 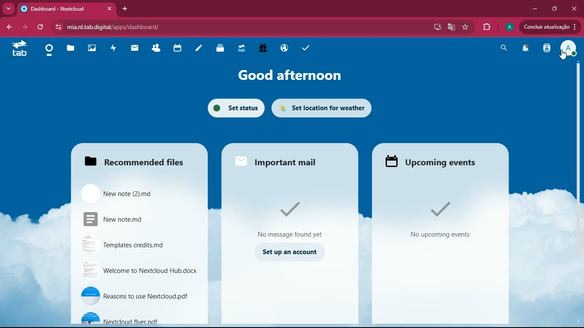 What do you see at coordinates (287, 73) in the screenshot?
I see `good afternoon ` at bounding box center [287, 73].